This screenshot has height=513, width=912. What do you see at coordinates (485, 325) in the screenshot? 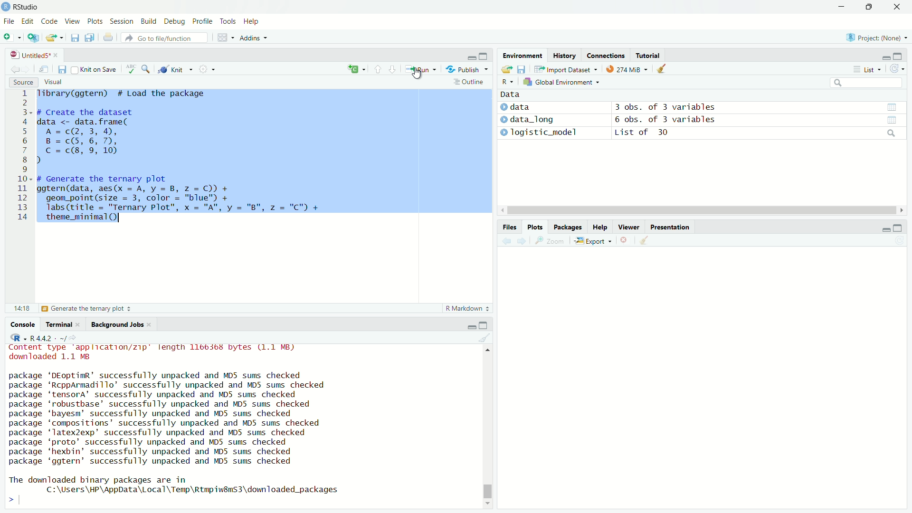
I see `maximise` at bounding box center [485, 325].